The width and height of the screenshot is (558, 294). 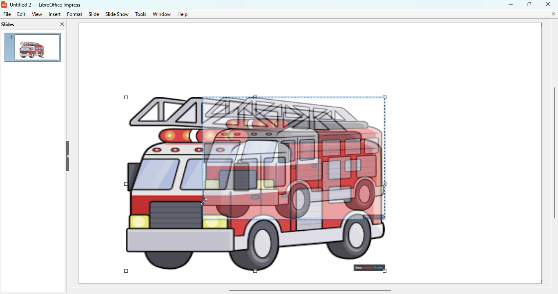 I want to click on file, so click(x=7, y=14).